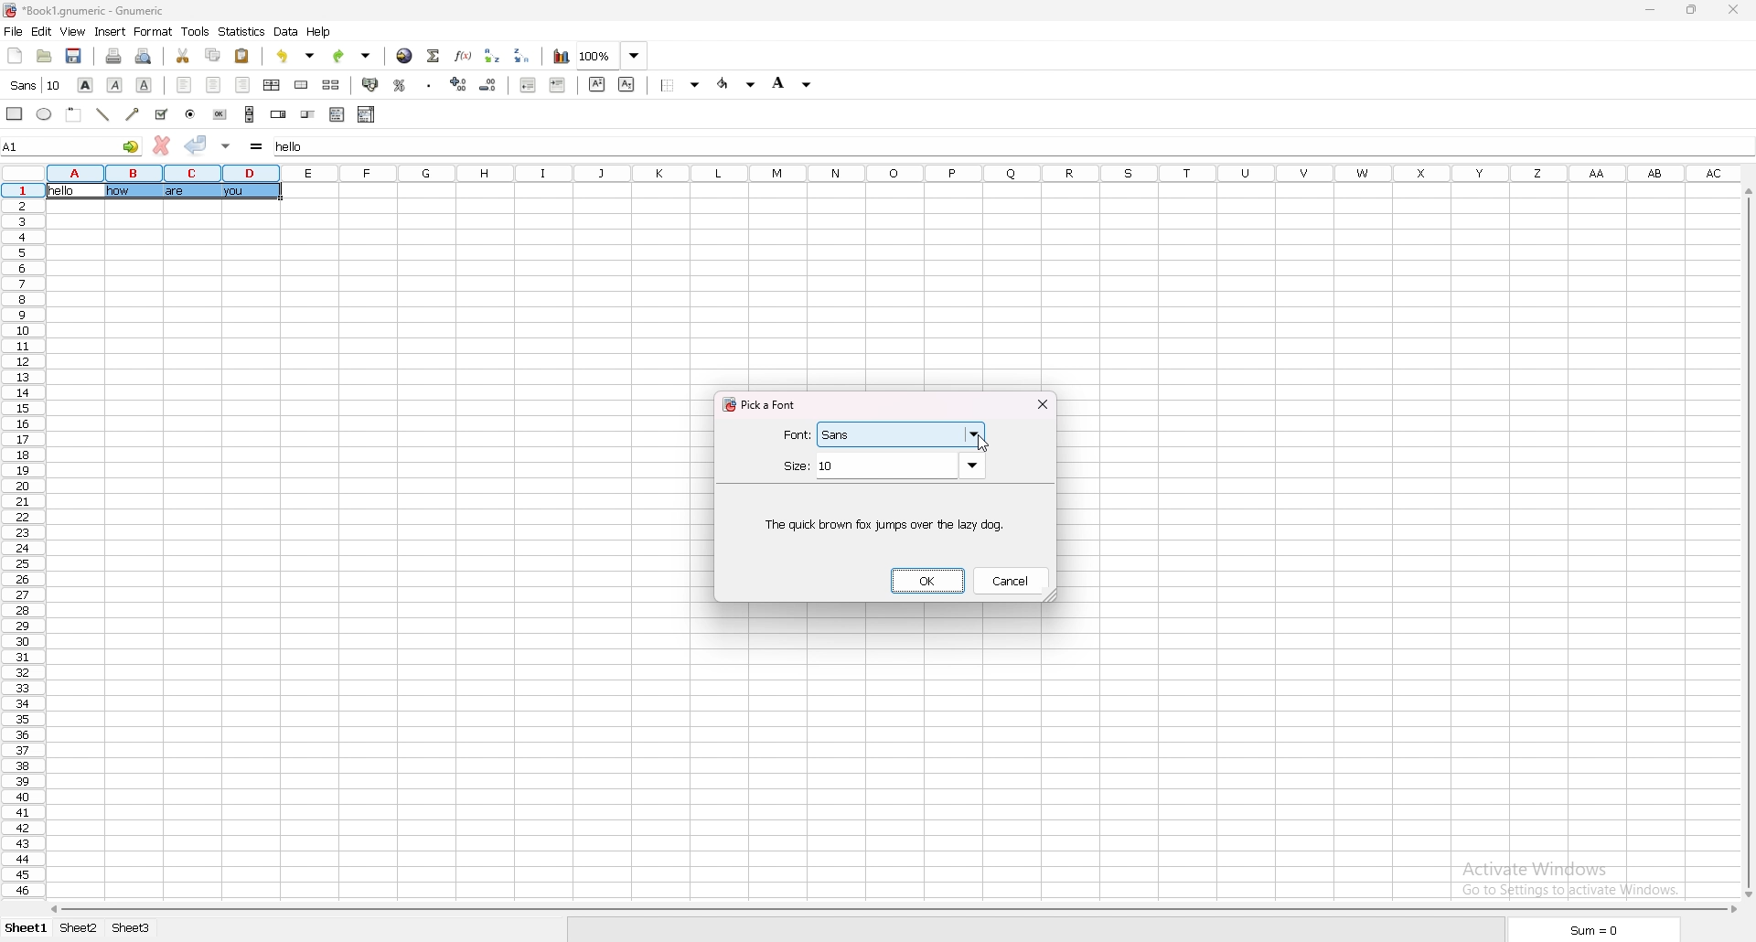 The width and height of the screenshot is (1756, 942). What do you see at coordinates (321, 32) in the screenshot?
I see `help` at bounding box center [321, 32].